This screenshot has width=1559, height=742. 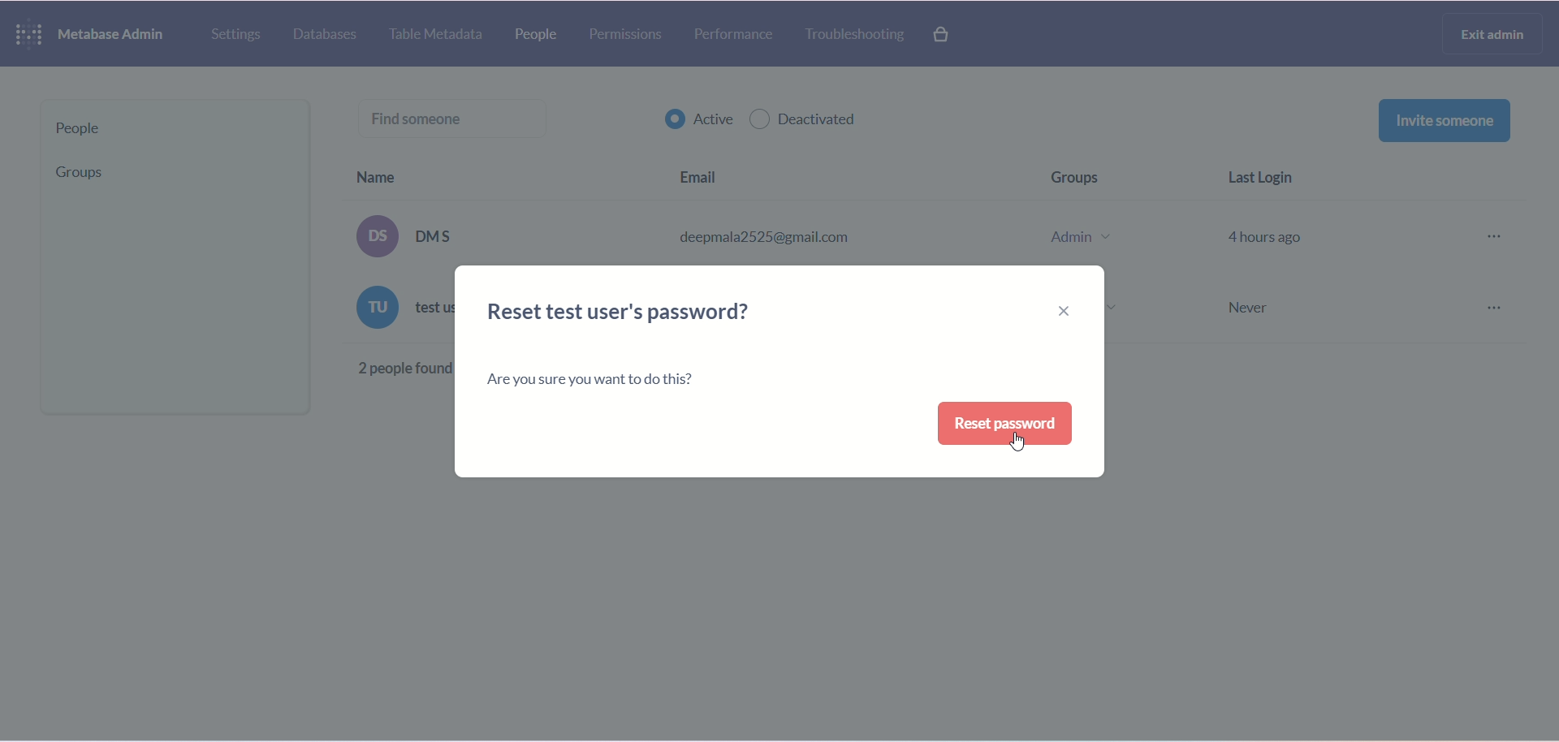 I want to click on (os) DMS deepmala2525@gmail.com Admin v 4 hours ago, so click(x=830, y=235).